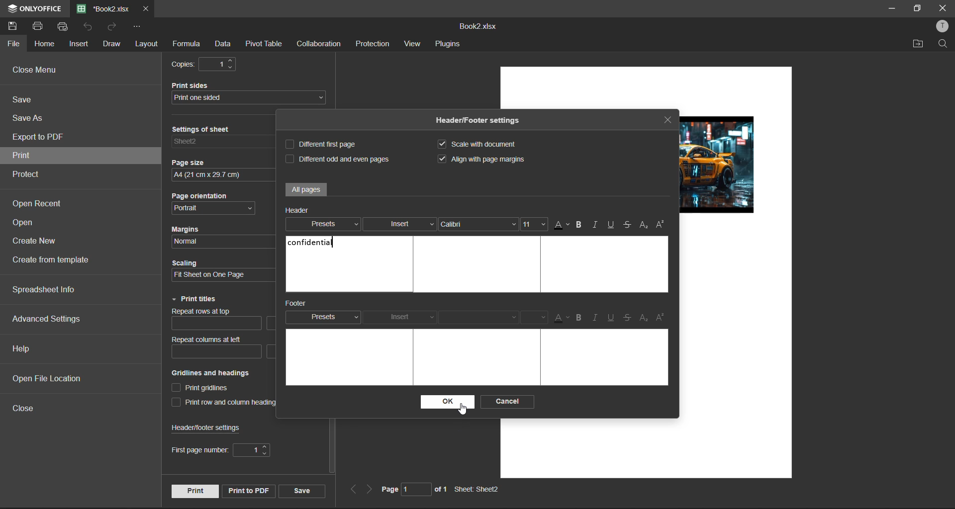  Describe the element at coordinates (299, 209) in the screenshot. I see `header` at that location.